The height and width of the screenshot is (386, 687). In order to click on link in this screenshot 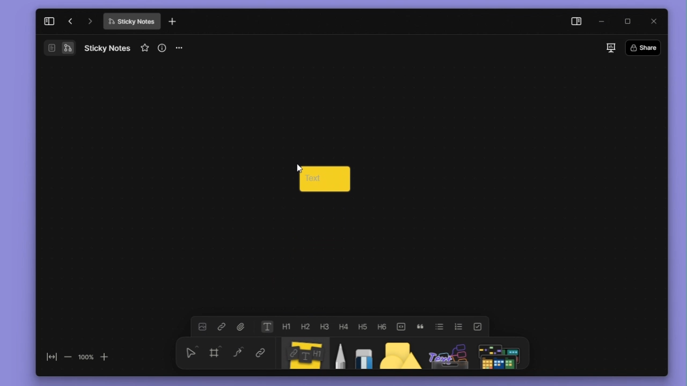, I will do `click(224, 328)`.